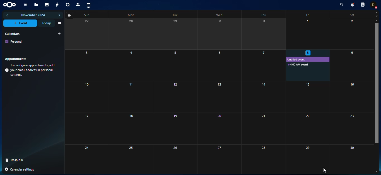 Image resolution: width=381 pixels, height=175 pixels. What do you see at coordinates (80, 97) in the screenshot?
I see `10` at bounding box center [80, 97].